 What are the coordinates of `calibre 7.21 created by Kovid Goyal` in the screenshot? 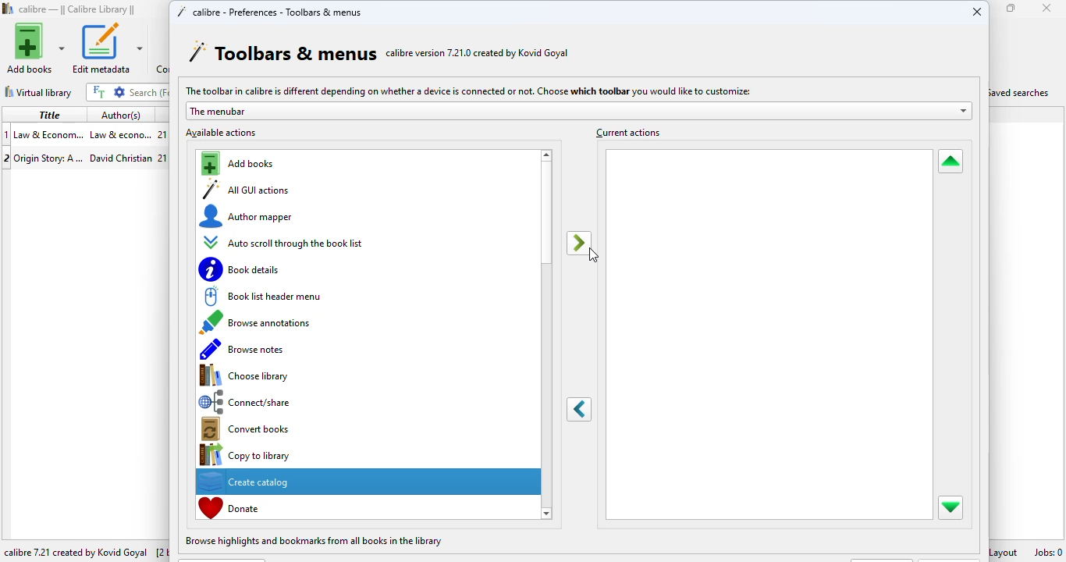 It's located at (76, 553).